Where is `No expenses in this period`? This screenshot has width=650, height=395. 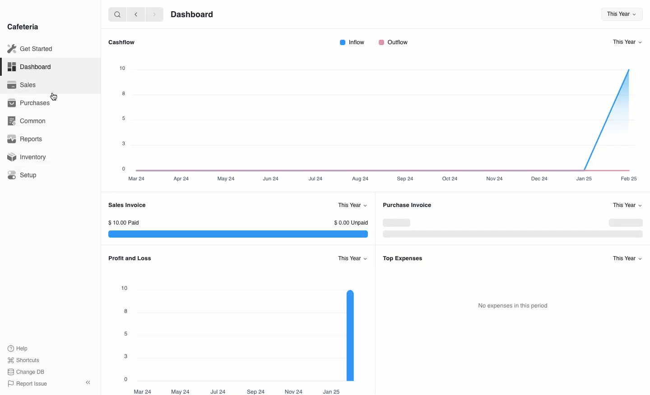
No expenses in this period is located at coordinates (516, 306).